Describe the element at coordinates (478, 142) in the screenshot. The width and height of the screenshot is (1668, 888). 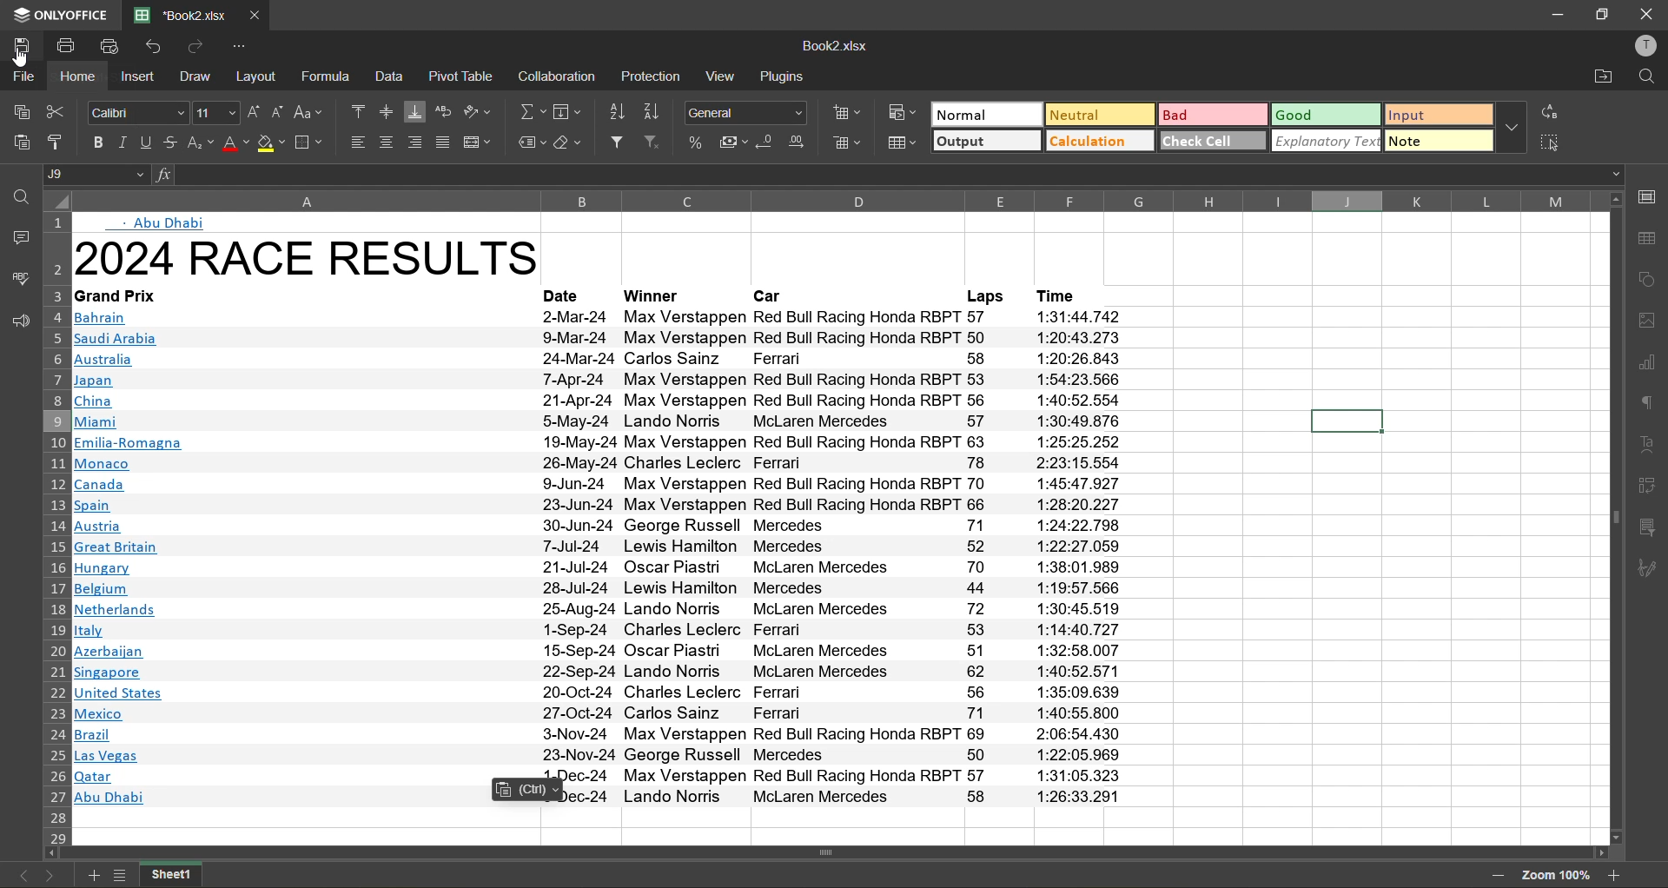
I see `merge and center` at that location.